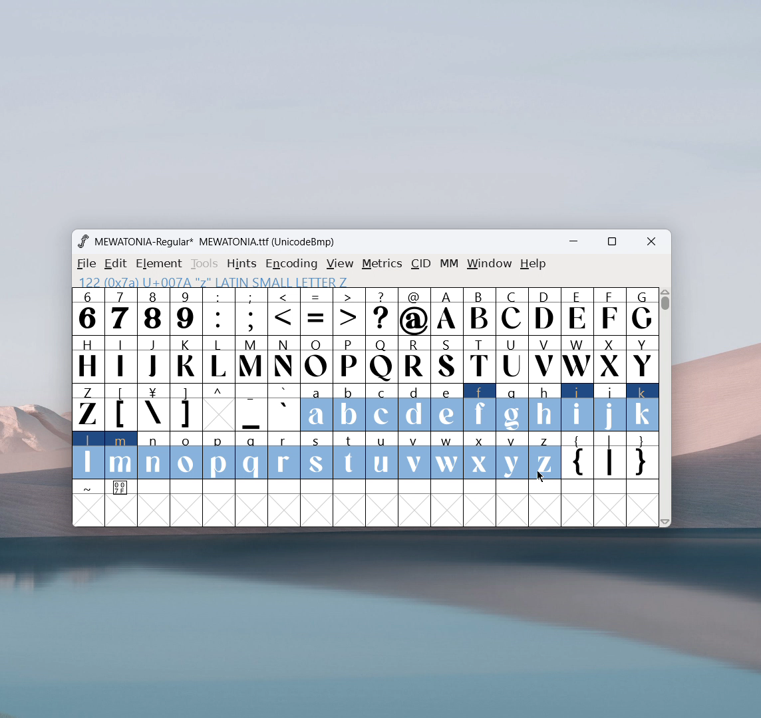 Image resolution: width=761 pixels, height=718 pixels. I want to click on metrics, so click(382, 264).